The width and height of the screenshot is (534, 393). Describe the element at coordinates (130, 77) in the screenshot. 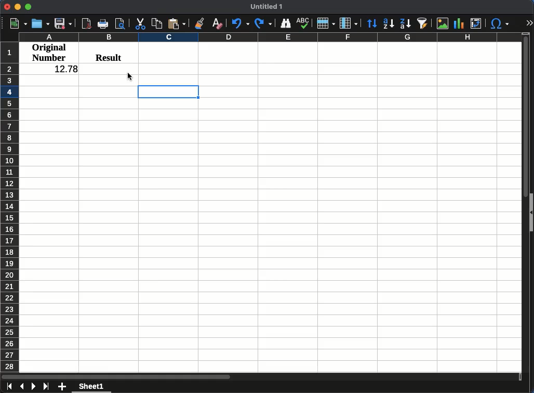

I see `cursor` at that location.